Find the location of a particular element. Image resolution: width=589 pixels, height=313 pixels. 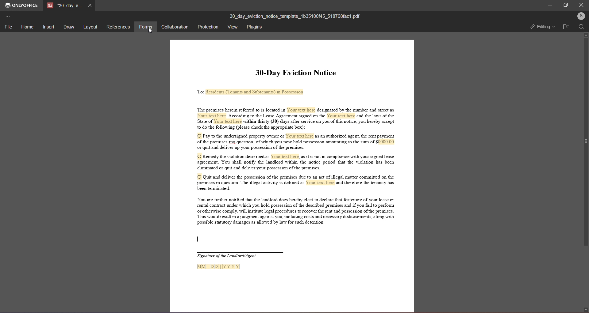

search is located at coordinates (582, 28).